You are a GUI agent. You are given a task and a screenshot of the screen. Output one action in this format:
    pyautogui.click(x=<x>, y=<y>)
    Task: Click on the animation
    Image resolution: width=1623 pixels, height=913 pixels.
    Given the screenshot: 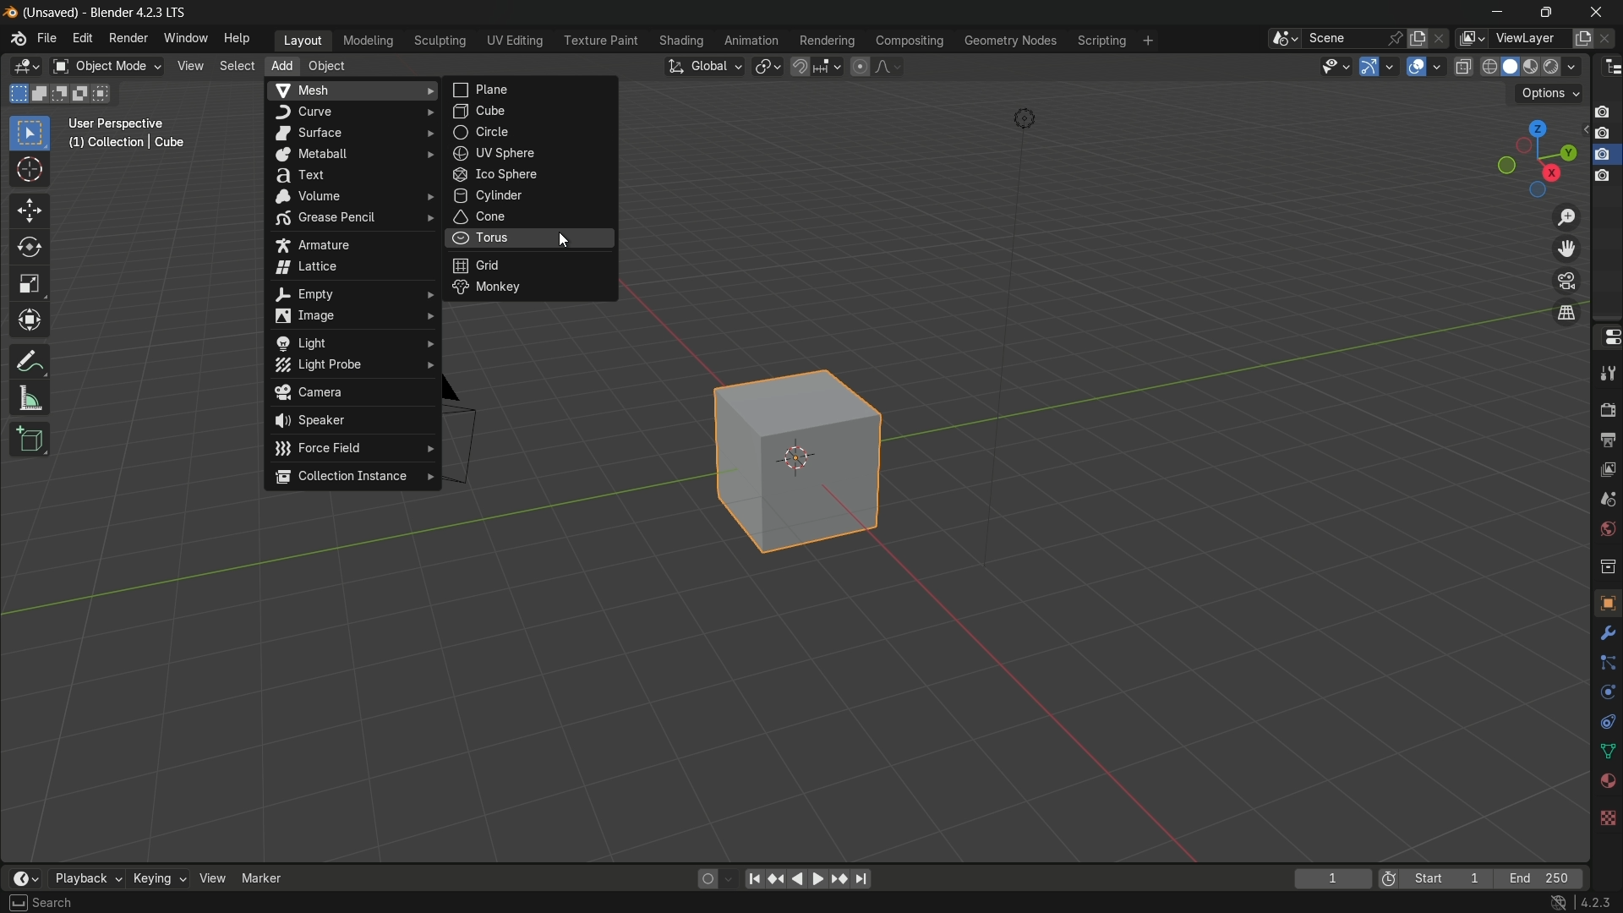 What is the action you would take?
    pyautogui.click(x=751, y=41)
    